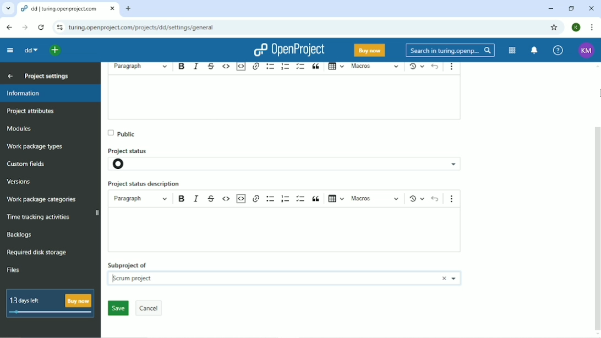 The image size is (601, 338). Describe the element at coordinates (554, 28) in the screenshot. I see `Bookmark this tab` at that location.